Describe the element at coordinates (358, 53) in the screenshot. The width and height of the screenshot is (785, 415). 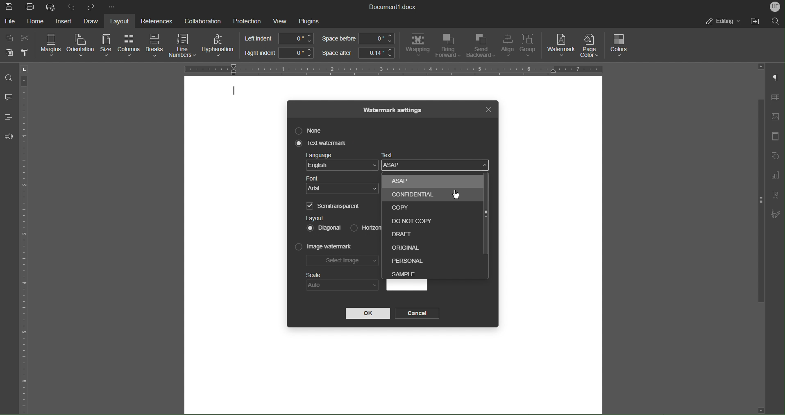
I see `Space after` at that location.